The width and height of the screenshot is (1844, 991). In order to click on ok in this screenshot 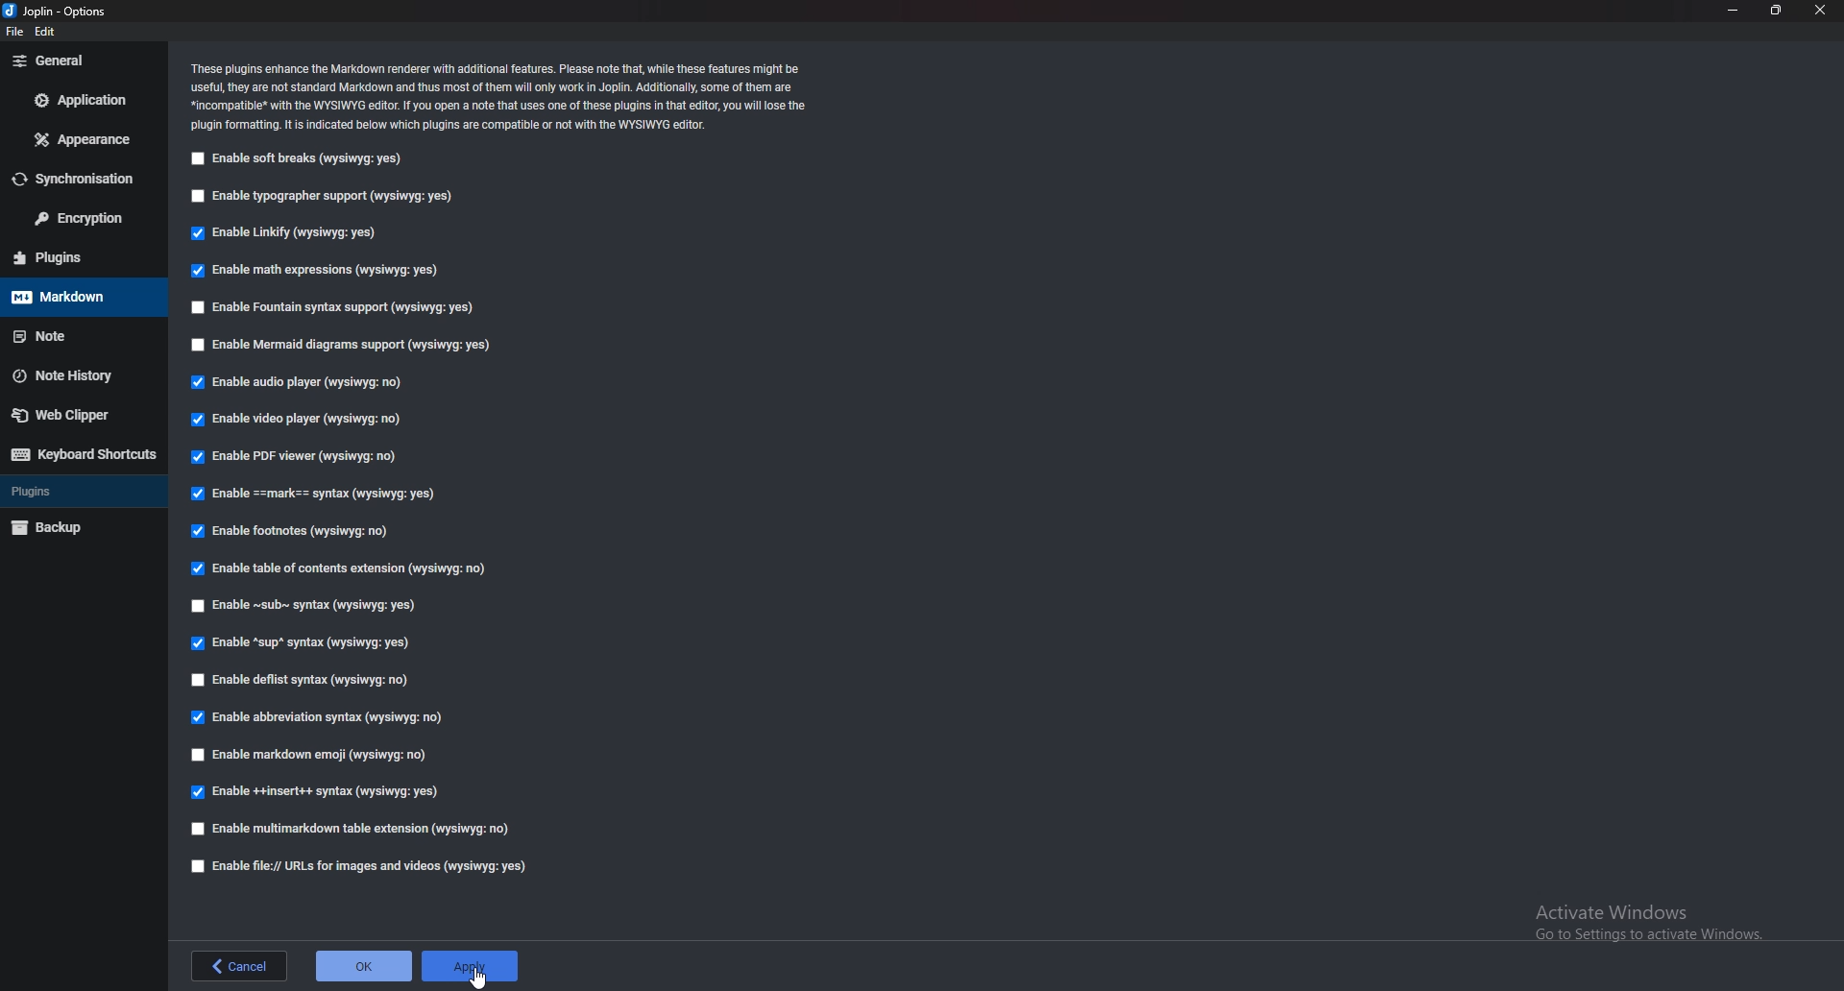, I will do `click(363, 965)`.